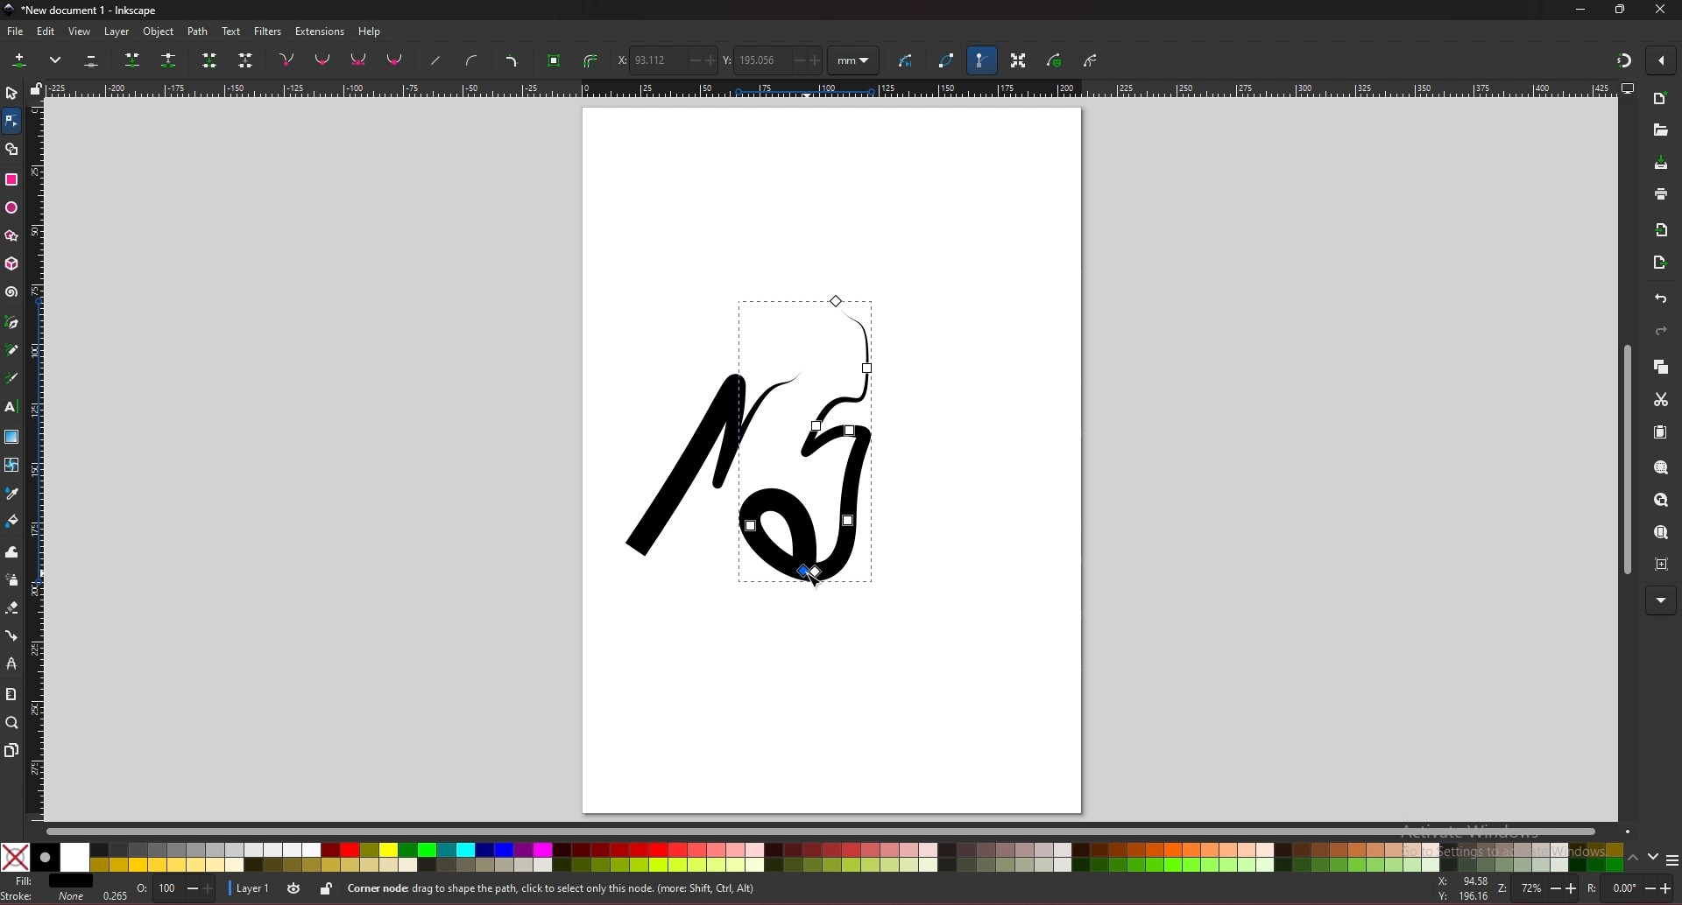  What do you see at coordinates (92, 60) in the screenshot?
I see `delete selected node` at bounding box center [92, 60].